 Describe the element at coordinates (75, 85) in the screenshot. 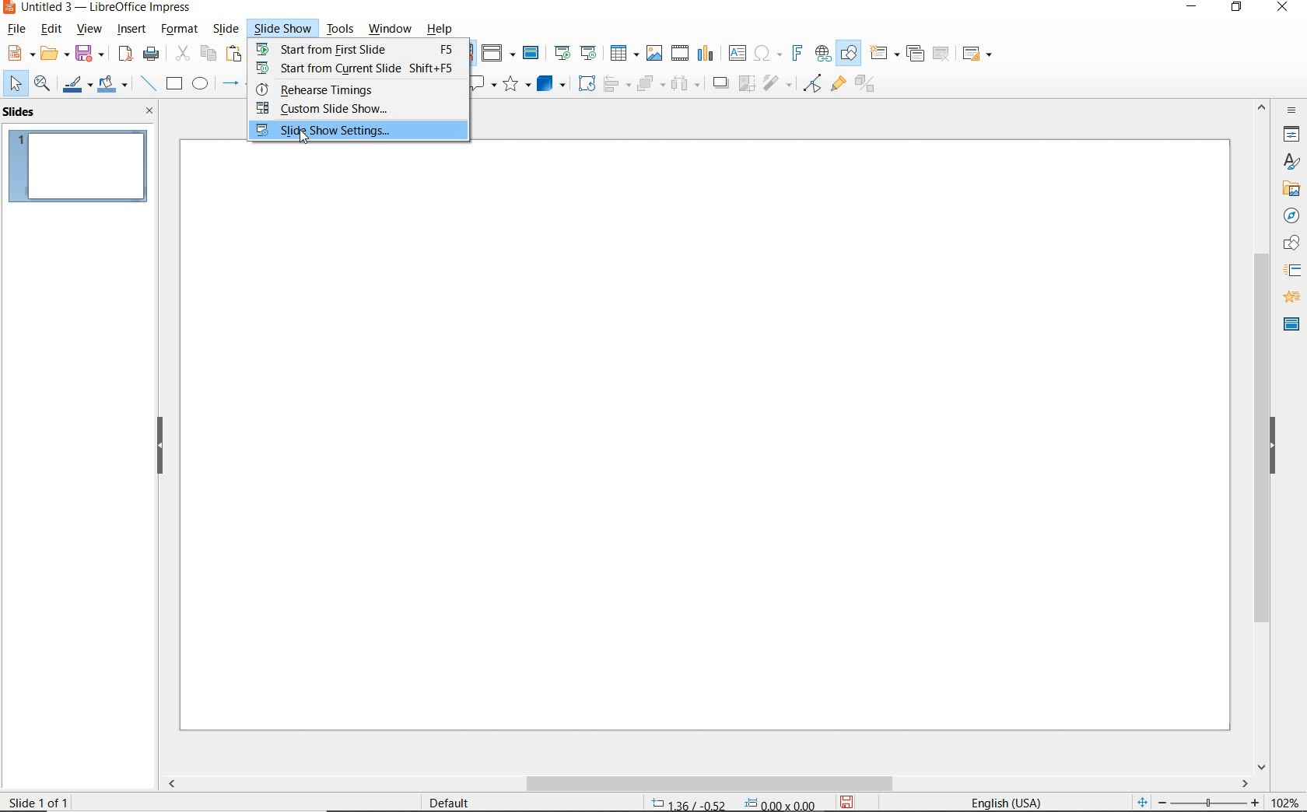

I see `LINE COLOR` at that location.